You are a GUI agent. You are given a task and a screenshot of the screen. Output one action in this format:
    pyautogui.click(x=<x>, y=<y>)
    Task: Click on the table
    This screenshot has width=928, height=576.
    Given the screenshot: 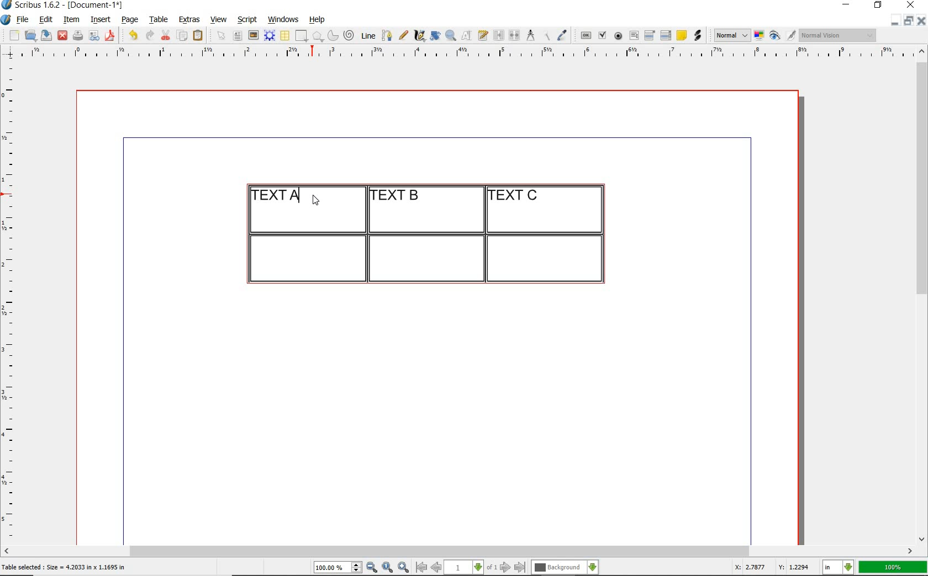 What is the action you would take?
    pyautogui.click(x=286, y=36)
    